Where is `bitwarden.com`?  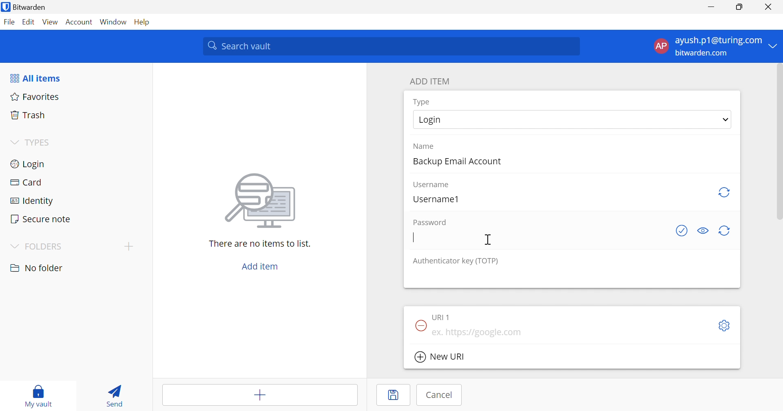
bitwarden.com is located at coordinates (703, 53).